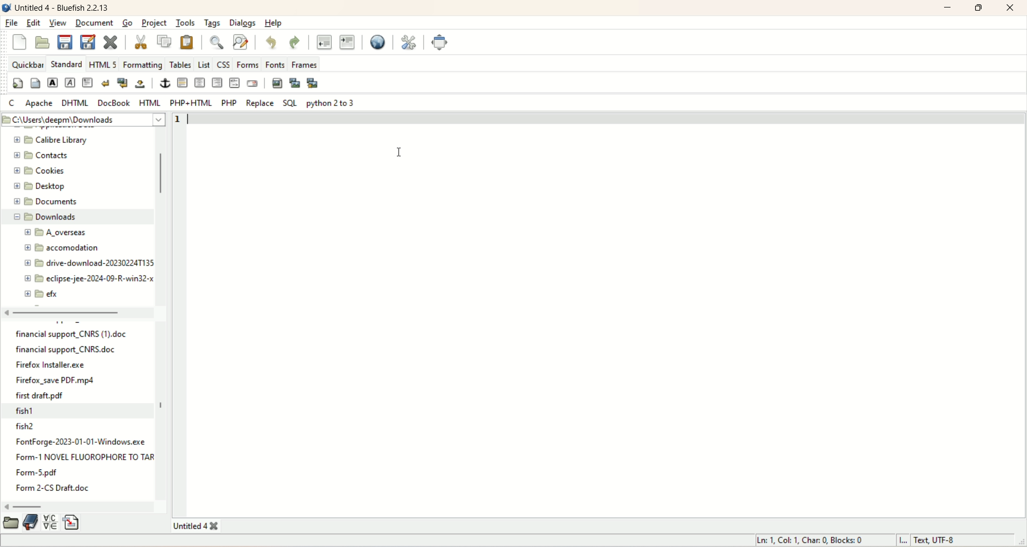  I want to click on document, so click(95, 22).